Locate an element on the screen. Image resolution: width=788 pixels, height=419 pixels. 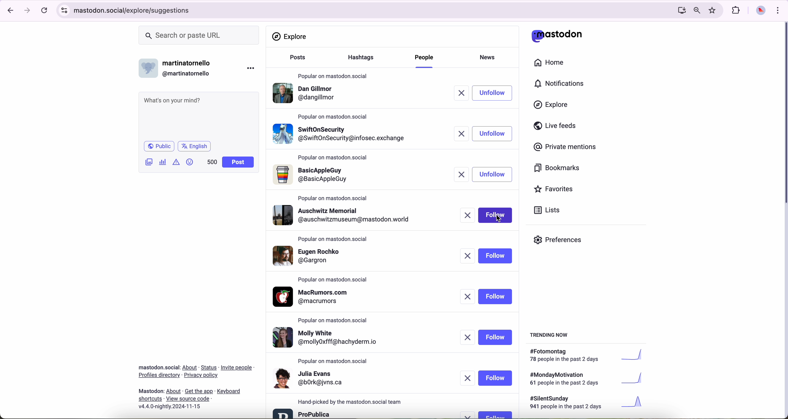
profile is located at coordinates (313, 175).